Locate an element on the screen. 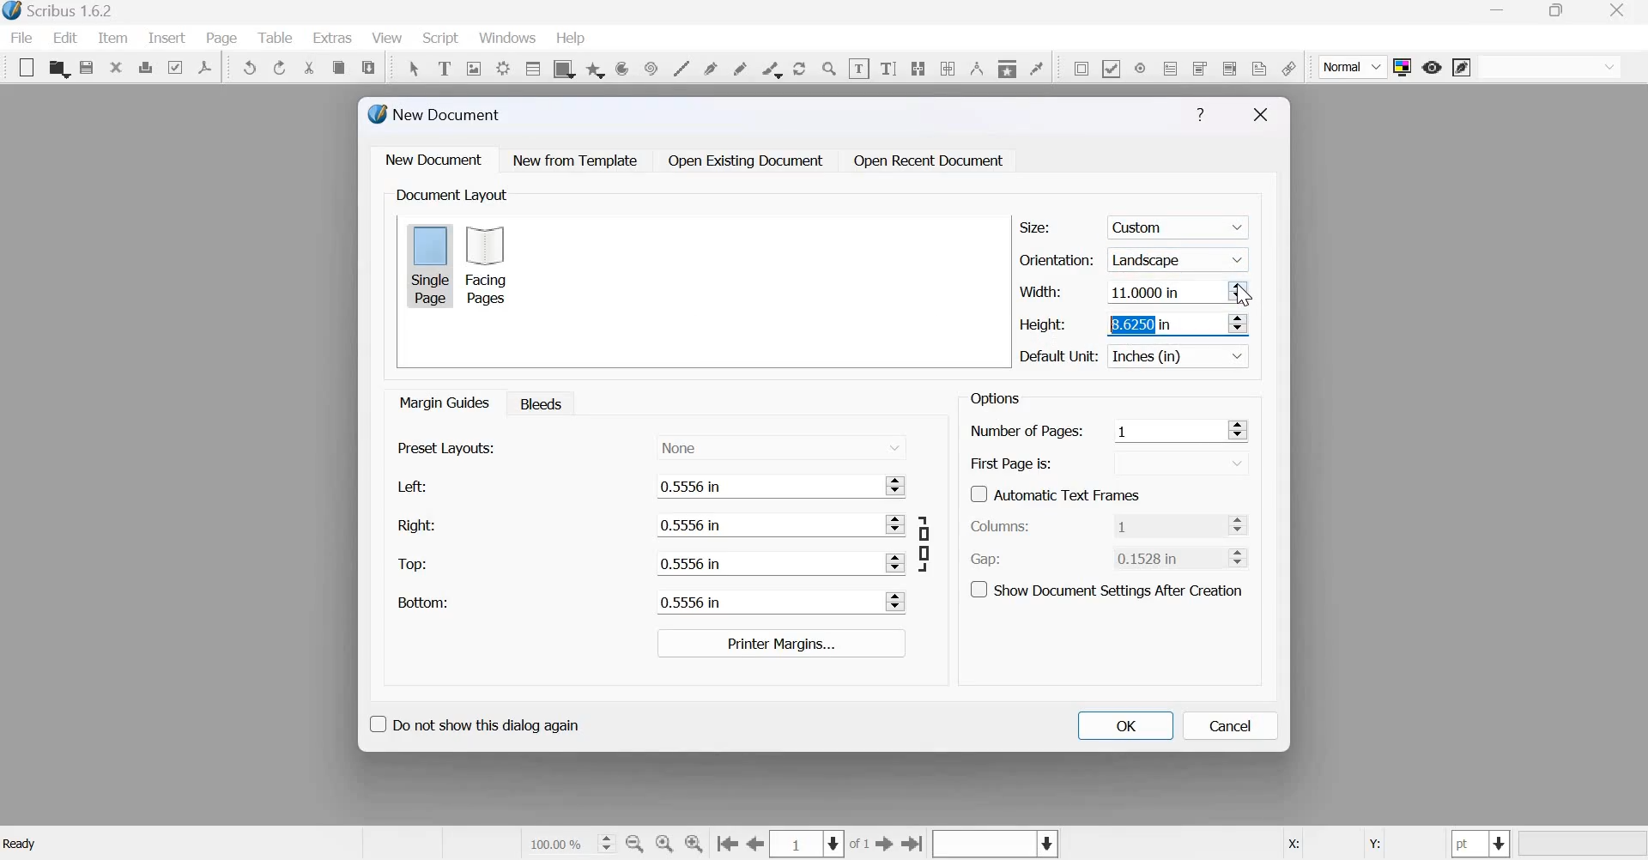  close is located at coordinates (116, 66).